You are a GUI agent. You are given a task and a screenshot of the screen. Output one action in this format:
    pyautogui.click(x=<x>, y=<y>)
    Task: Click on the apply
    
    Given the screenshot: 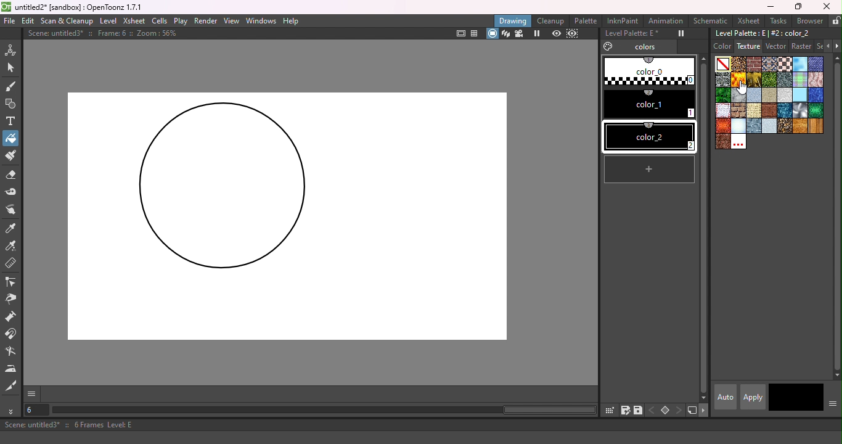 What is the action you would take?
    pyautogui.click(x=753, y=397)
    